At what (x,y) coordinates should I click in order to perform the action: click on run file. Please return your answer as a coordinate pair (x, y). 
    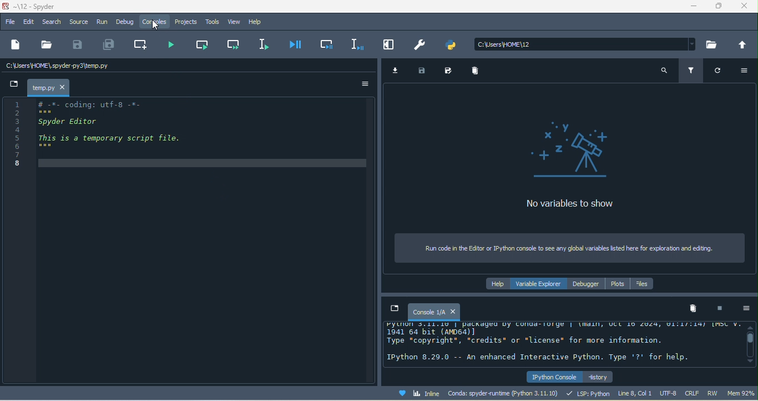
    Looking at the image, I should click on (172, 47).